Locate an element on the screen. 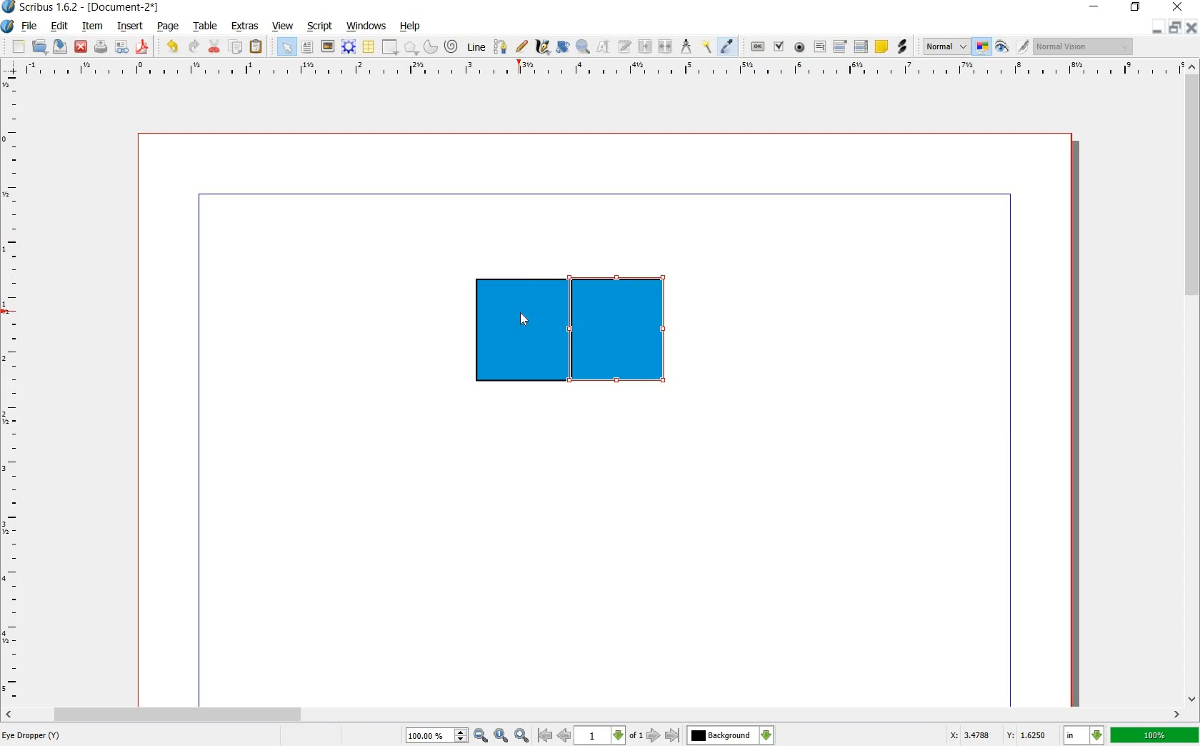  scrollbar is located at coordinates (1193, 388).